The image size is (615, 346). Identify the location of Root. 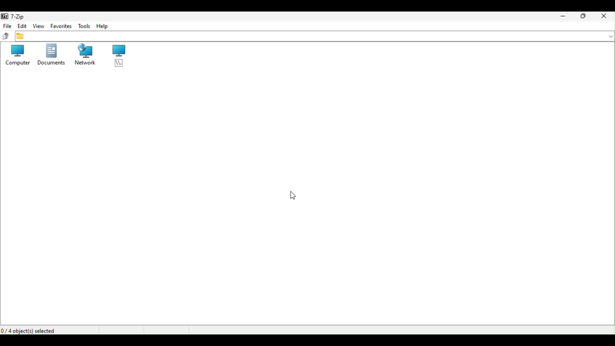
(119, 56).